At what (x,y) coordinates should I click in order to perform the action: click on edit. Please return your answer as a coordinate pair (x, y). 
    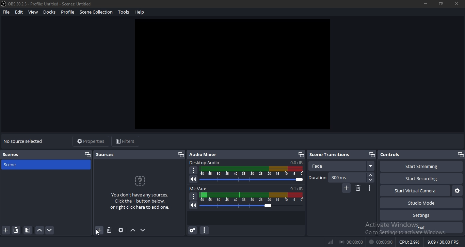
    Looking at the image, I should click on (19, 12).